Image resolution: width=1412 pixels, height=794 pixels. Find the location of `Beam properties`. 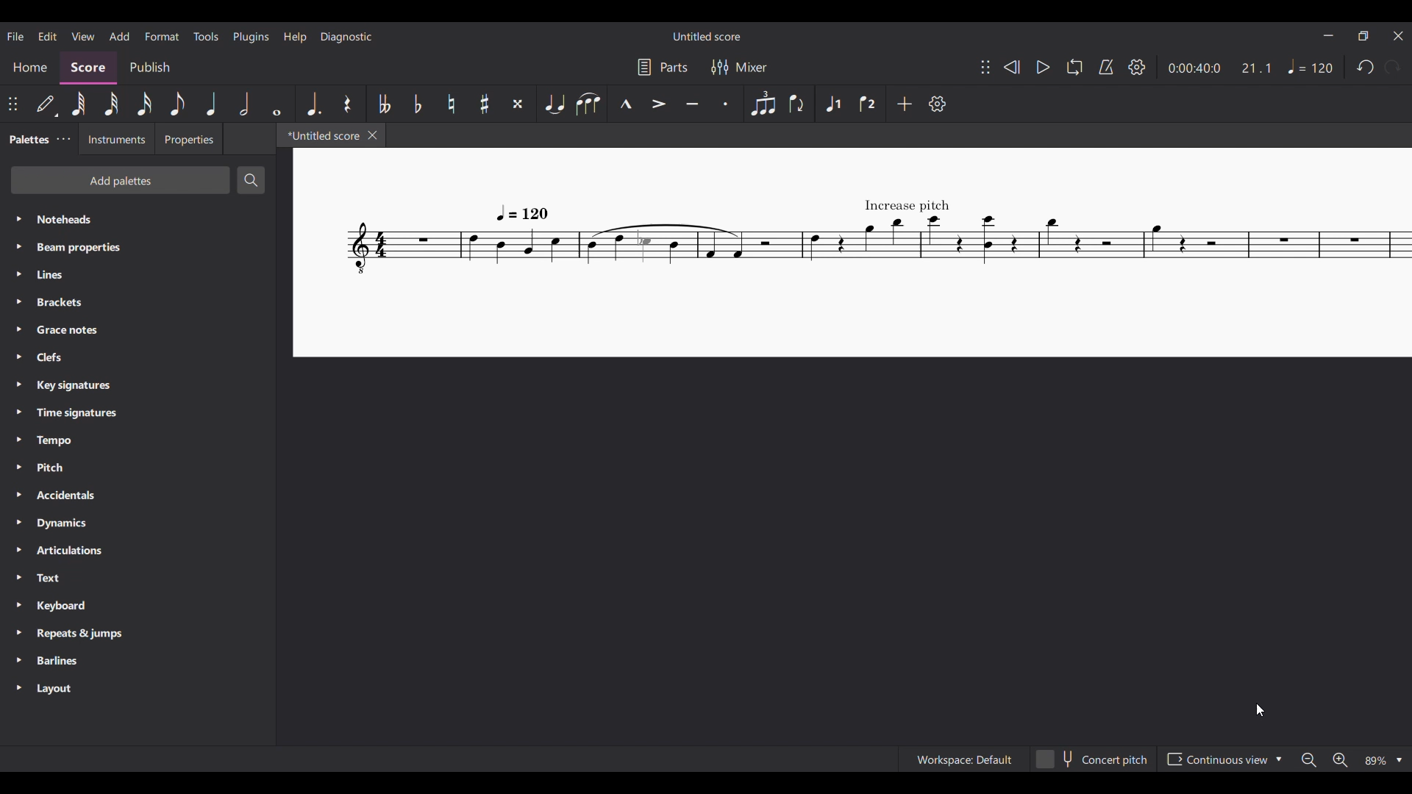

Beam properties is located at coordinates (139, 248).